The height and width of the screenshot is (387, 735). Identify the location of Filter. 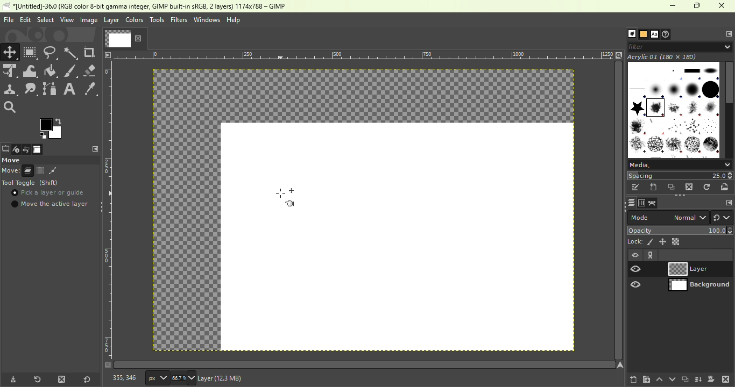
(681, 46).